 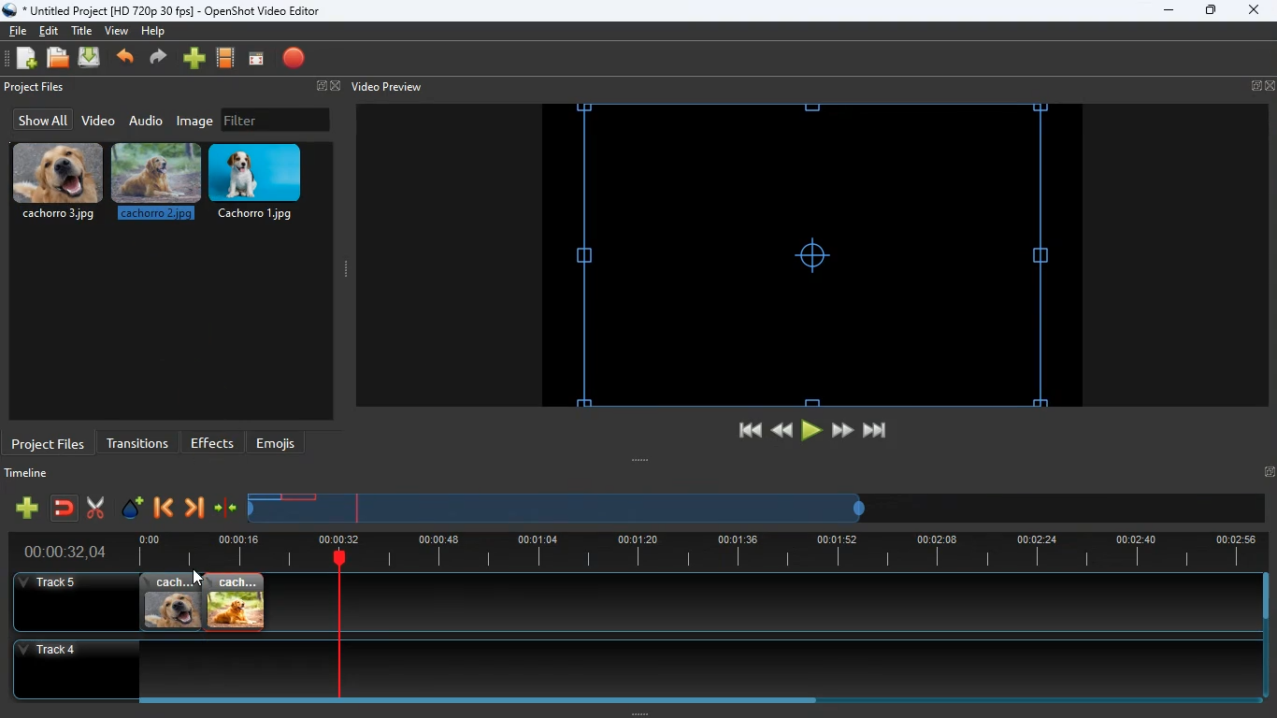 What do you see at coordinates (263, 182) in the screenshot?
I see `cachorro.1.jpg` at bounding box center [263, 182].